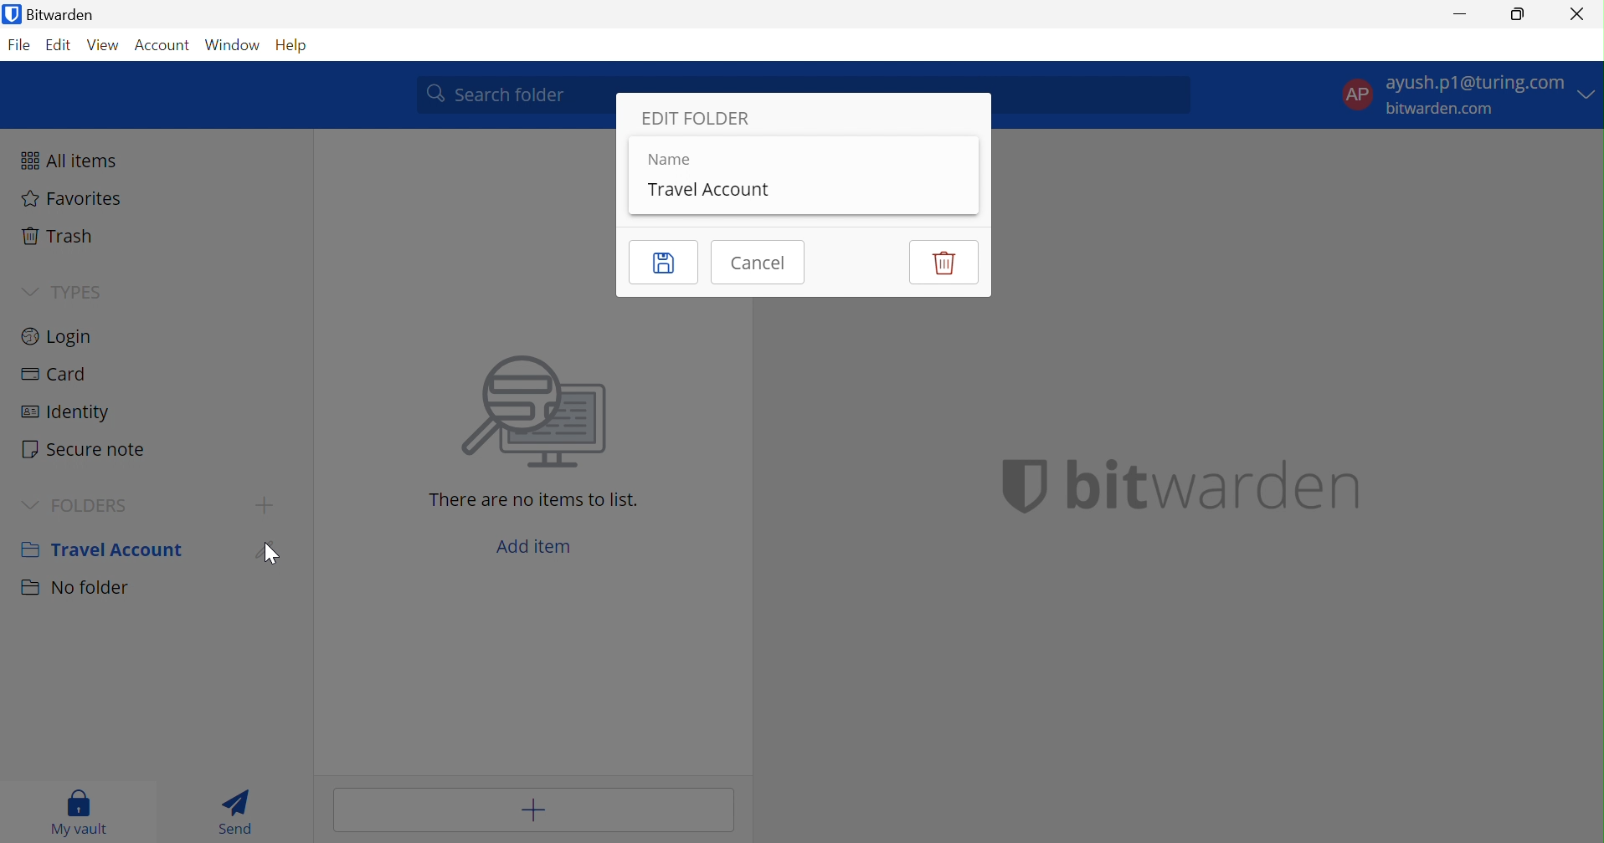 Image resolution: width=1604 pixels, height=843 pixels. What do you see at coordinates (102, 549) in the screenshot?
I see `Travel Account` at bounding box center [102, 549].